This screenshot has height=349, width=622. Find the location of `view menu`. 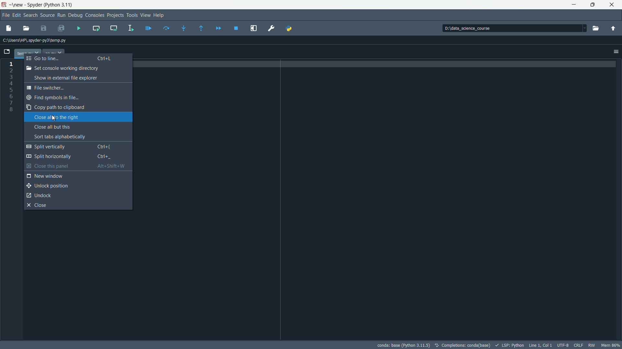

view menu is located at coordinates (145, 15).